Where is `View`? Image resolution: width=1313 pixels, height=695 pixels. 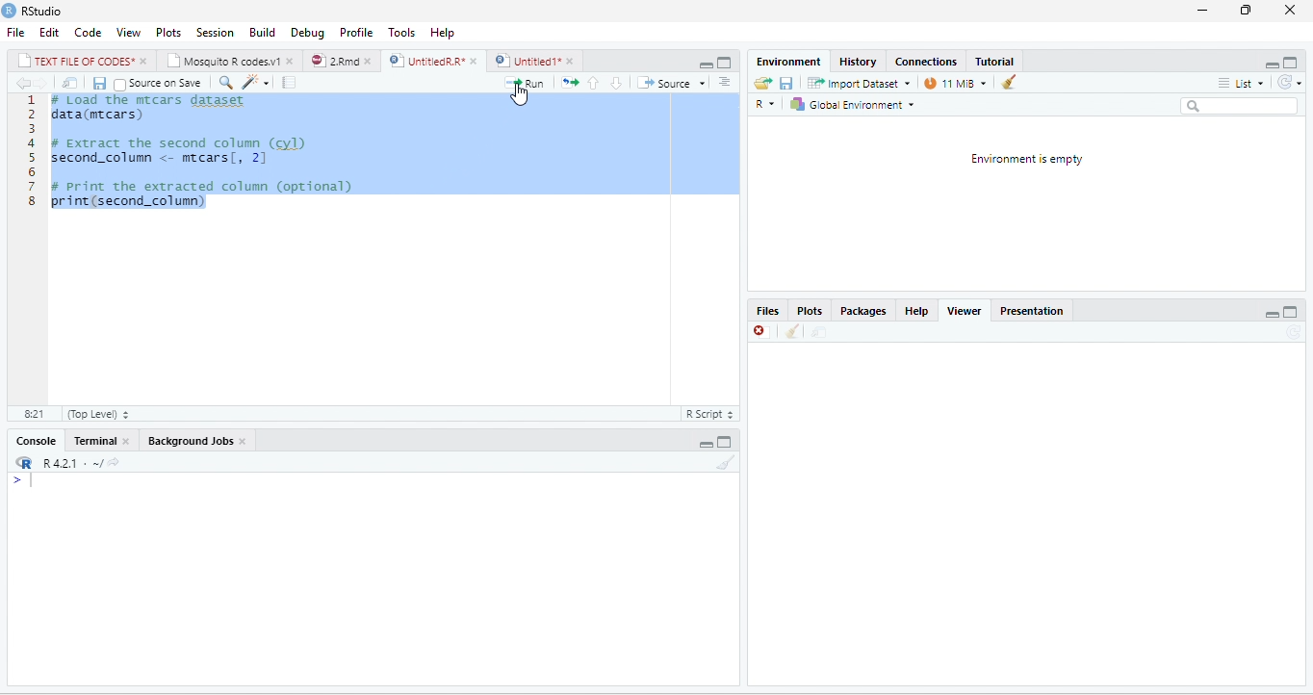 View is located at coordinates (129, 31).